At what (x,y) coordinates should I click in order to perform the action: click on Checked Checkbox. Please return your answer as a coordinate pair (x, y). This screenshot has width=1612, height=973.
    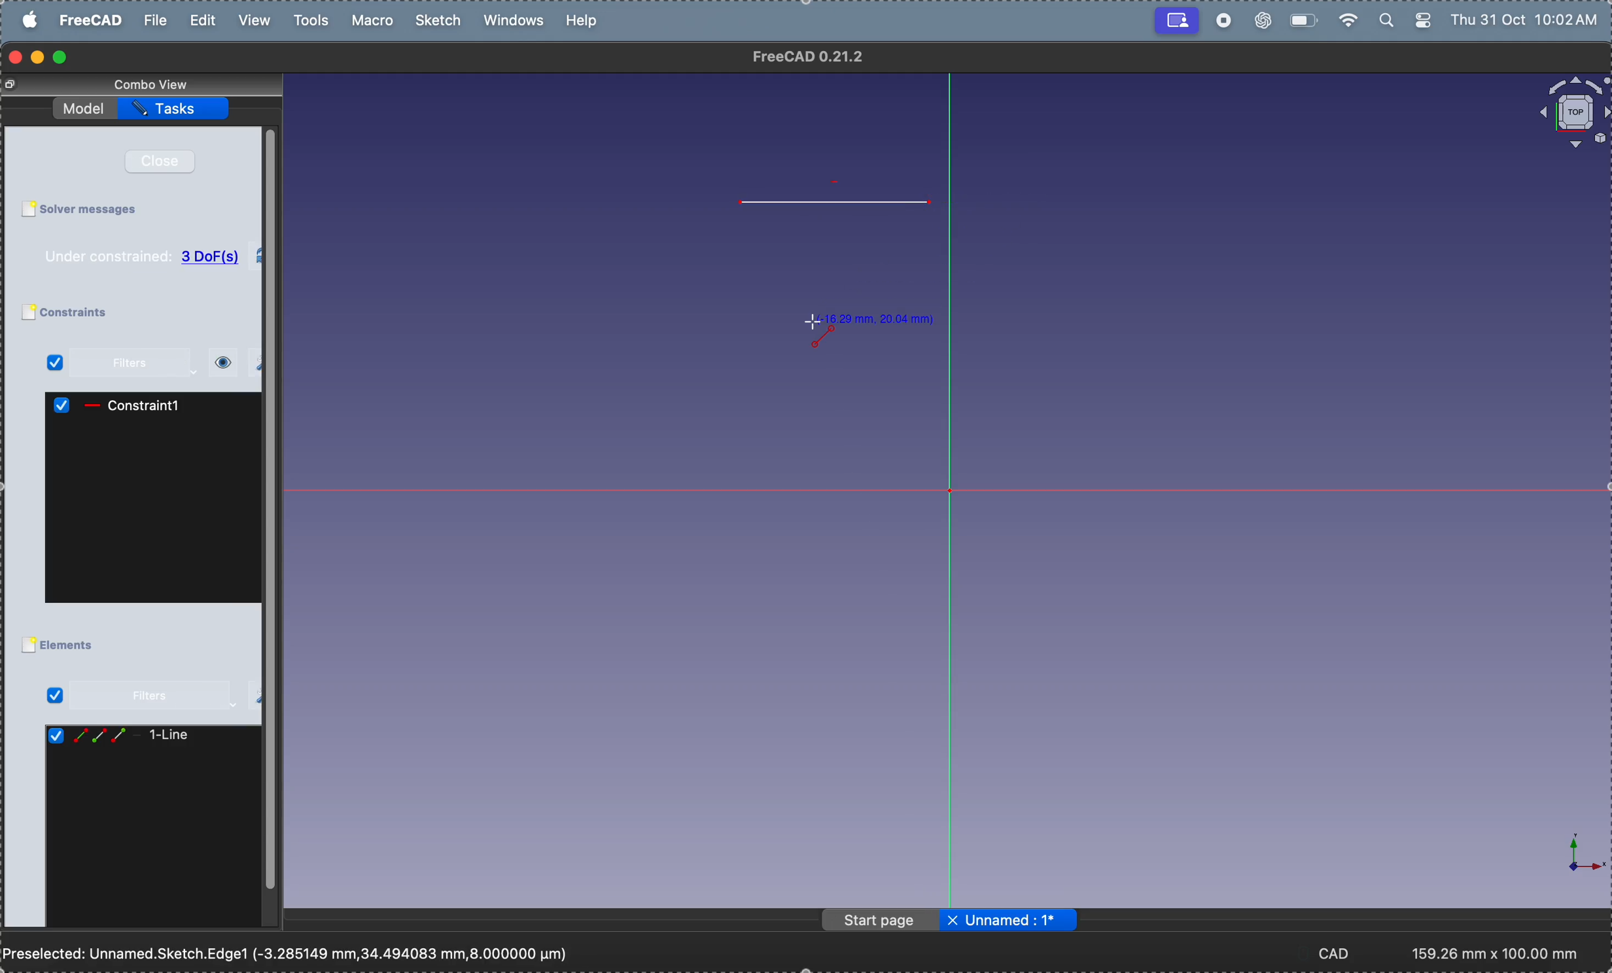
    Looking at the image, I should click on (55, 737).